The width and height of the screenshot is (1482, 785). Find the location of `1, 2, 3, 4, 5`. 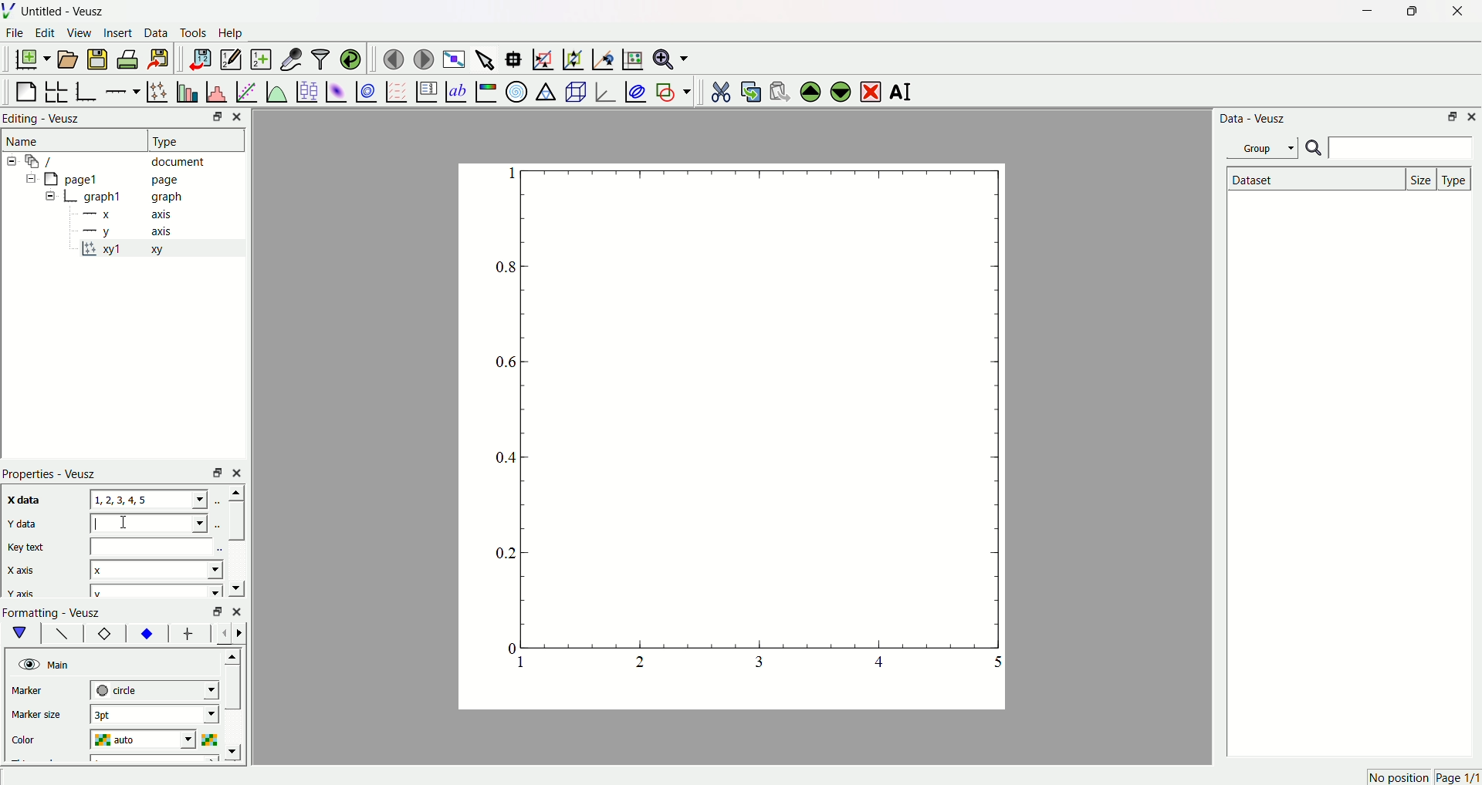

1, 2, 3, 4, 5 is located at coordinates (150, 500).